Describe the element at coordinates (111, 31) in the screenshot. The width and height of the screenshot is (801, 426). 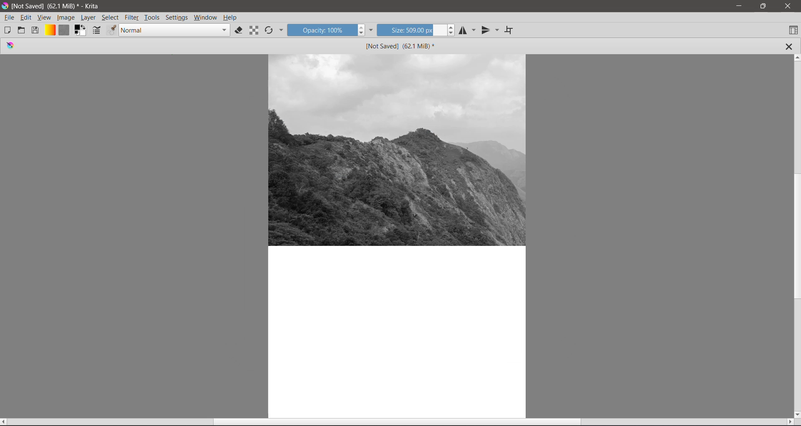
I see `Choose brush presets` at that location.